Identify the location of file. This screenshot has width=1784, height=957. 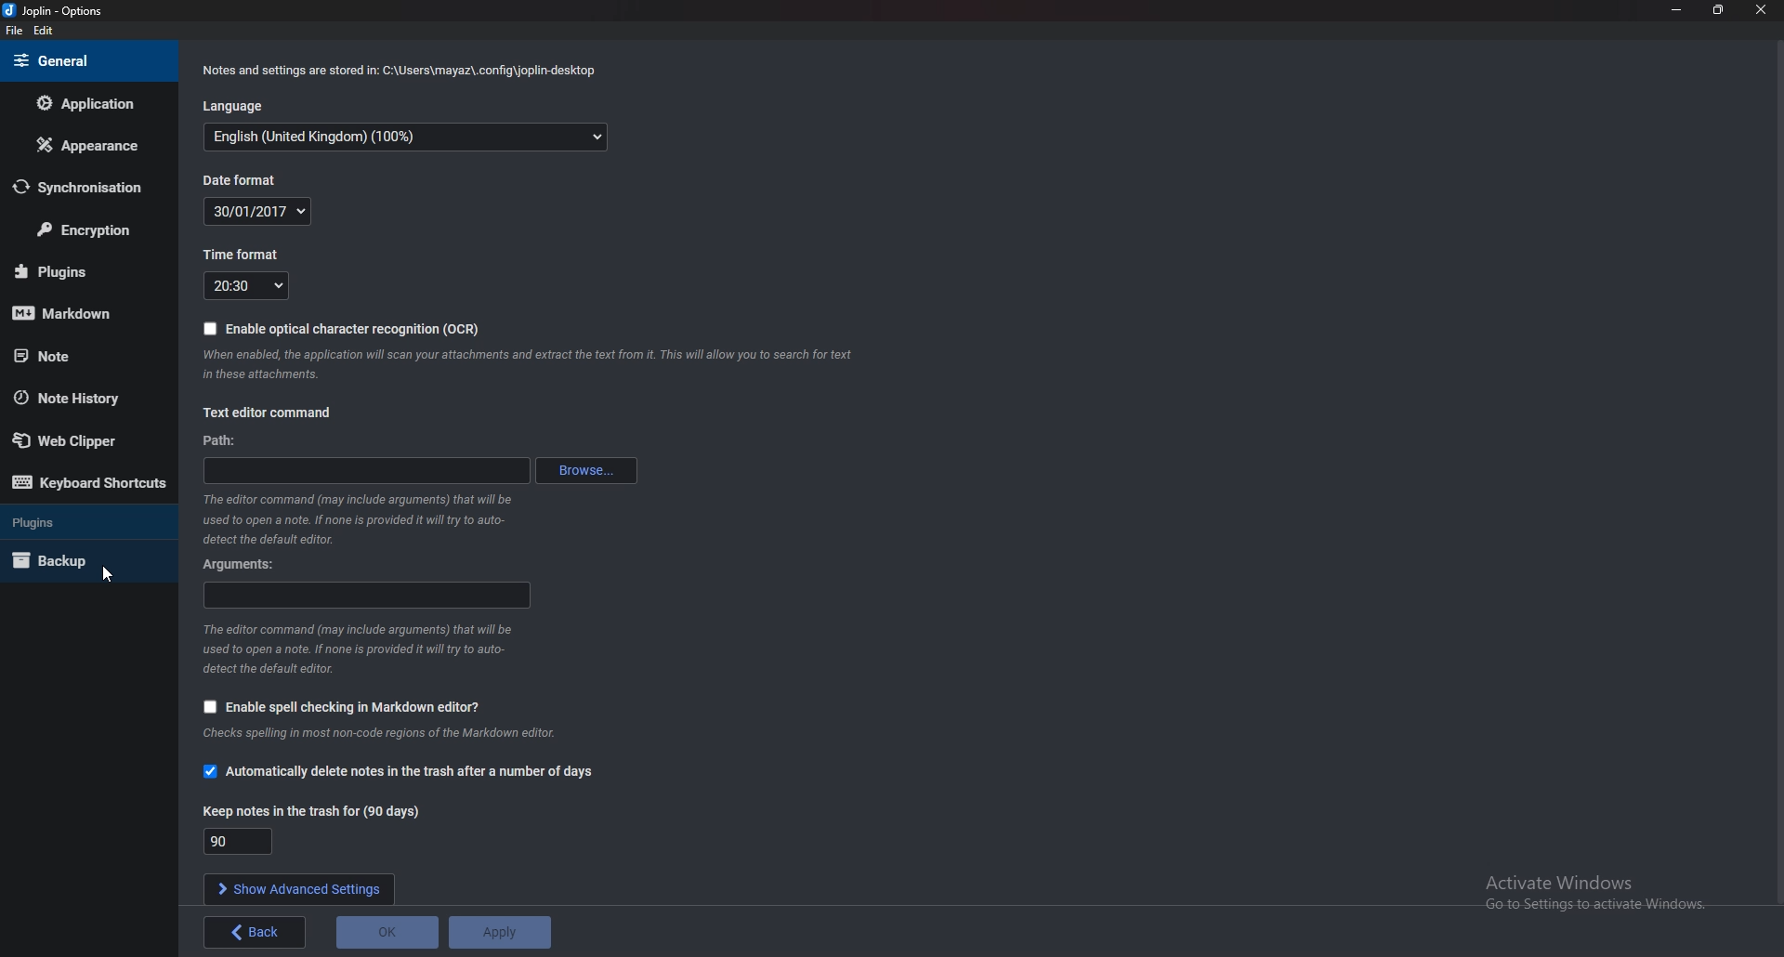
(13, 32).